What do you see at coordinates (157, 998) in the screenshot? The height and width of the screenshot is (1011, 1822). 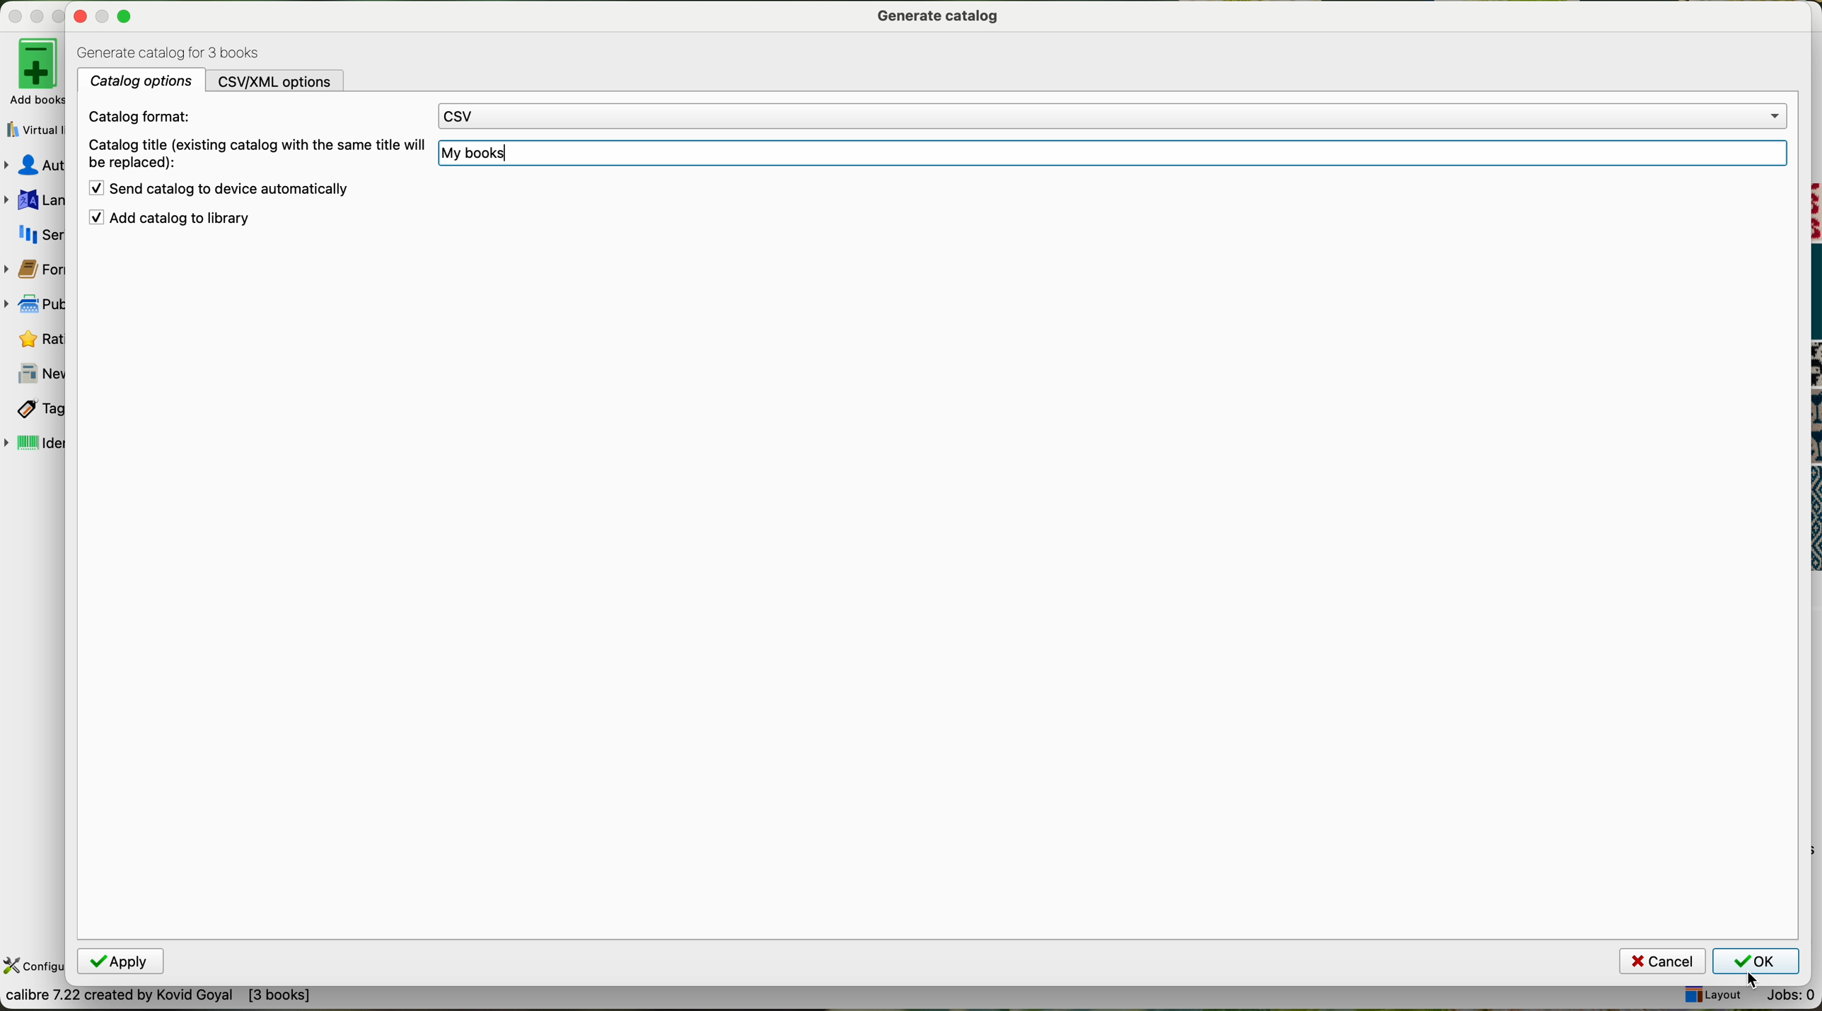 I see `convert books between different e-book formats` at bounding box center [157, 998].